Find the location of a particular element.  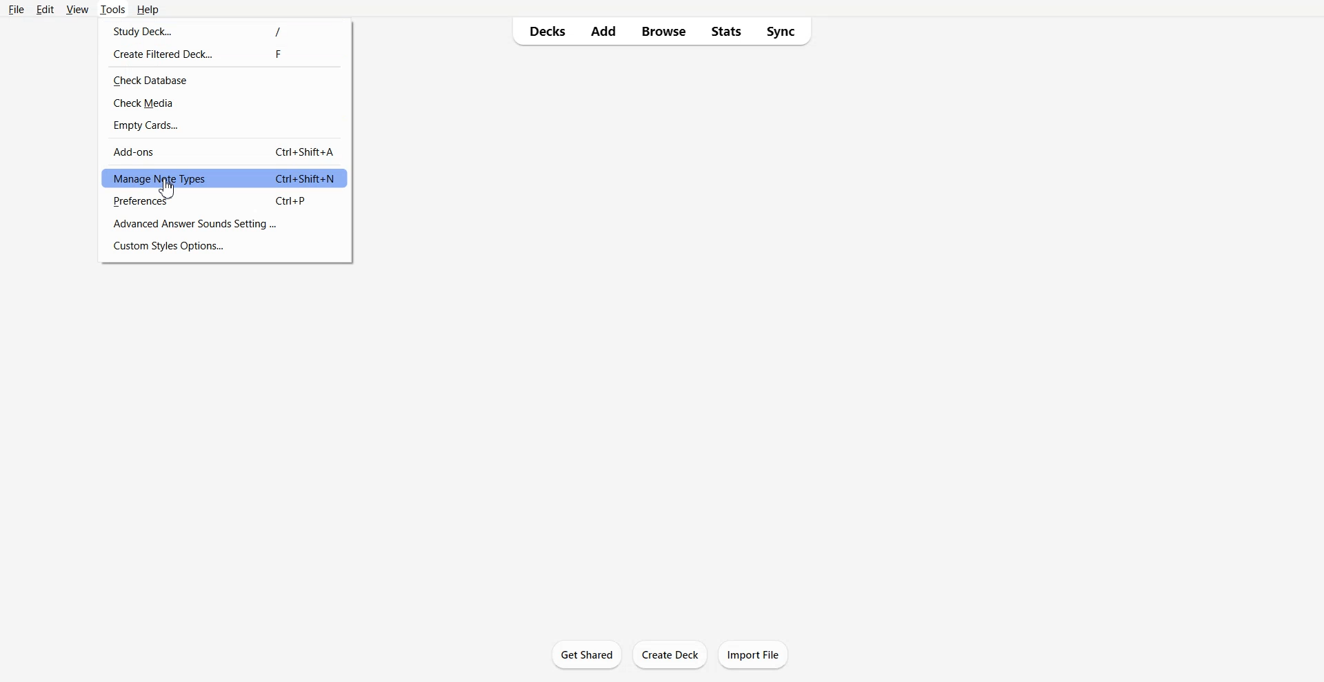

Help is located at coordinates (148, 10).